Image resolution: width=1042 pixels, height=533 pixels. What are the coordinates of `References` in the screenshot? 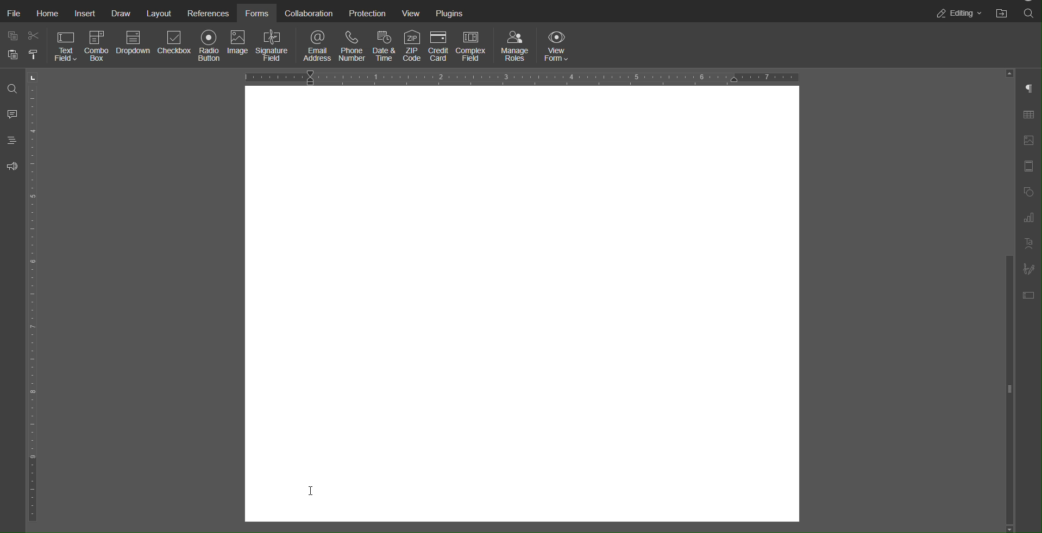 It's located at (206, 12).